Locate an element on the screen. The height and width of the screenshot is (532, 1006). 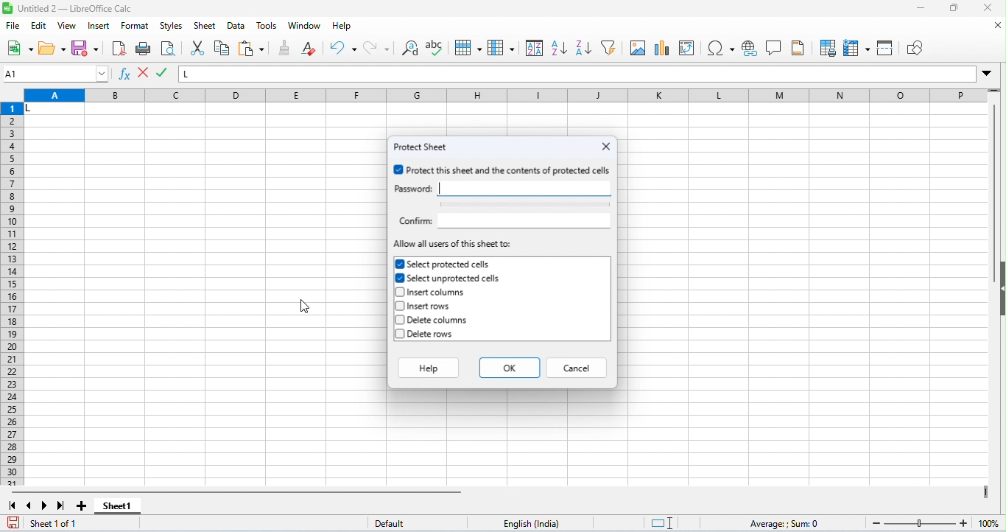
sort descending is located at coordinates (583, 48).